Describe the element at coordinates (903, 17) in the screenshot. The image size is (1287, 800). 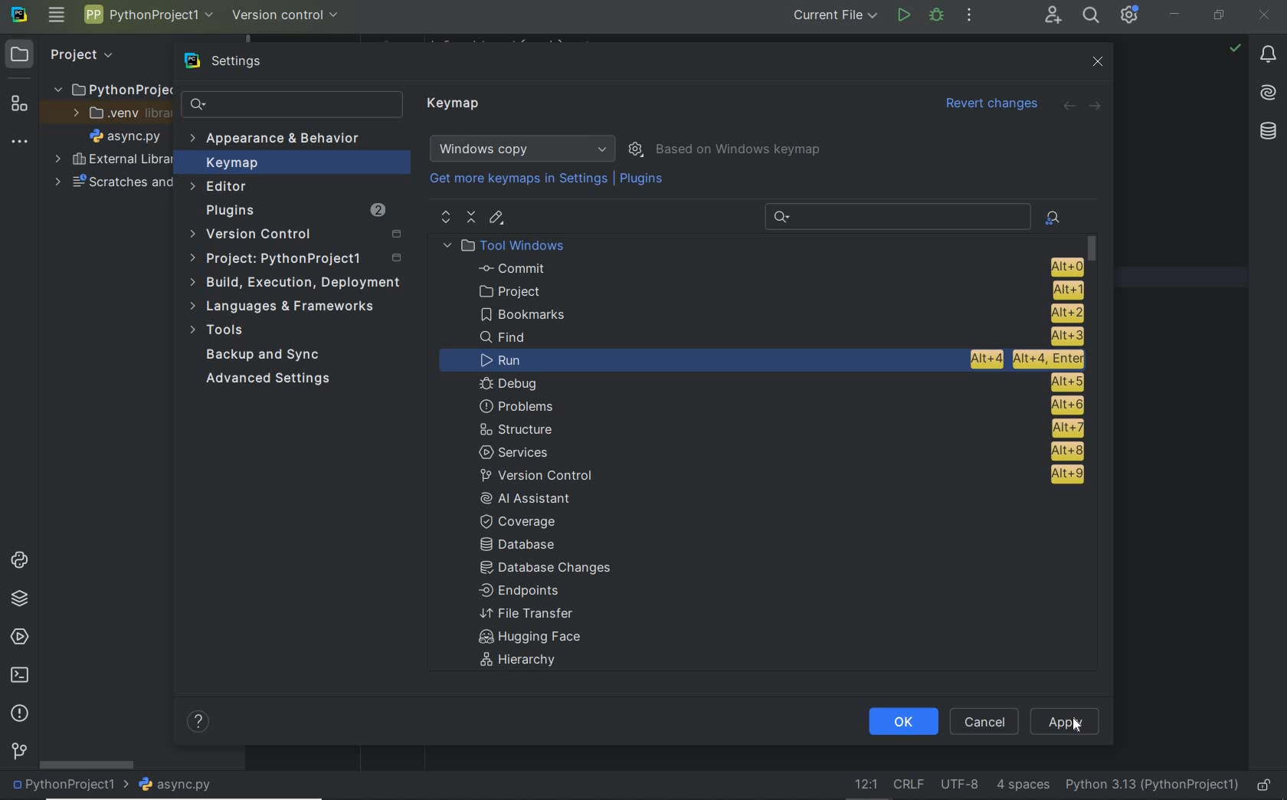
I see `run` at that location.